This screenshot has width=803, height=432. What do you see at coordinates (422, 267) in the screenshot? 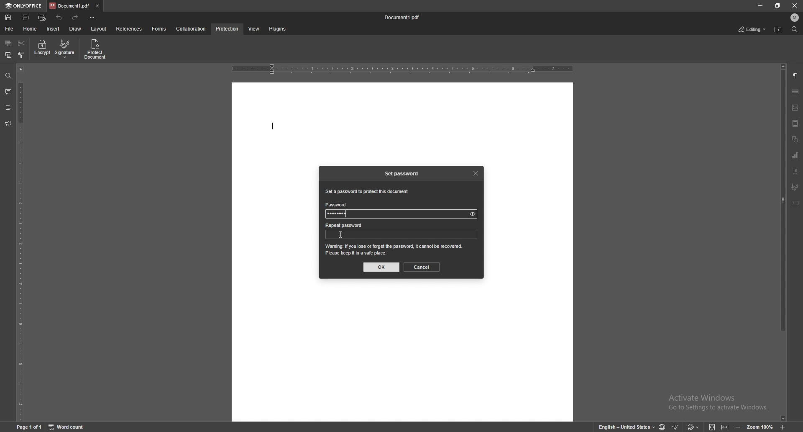
I see `cancel` at bounding box center [422, 267].